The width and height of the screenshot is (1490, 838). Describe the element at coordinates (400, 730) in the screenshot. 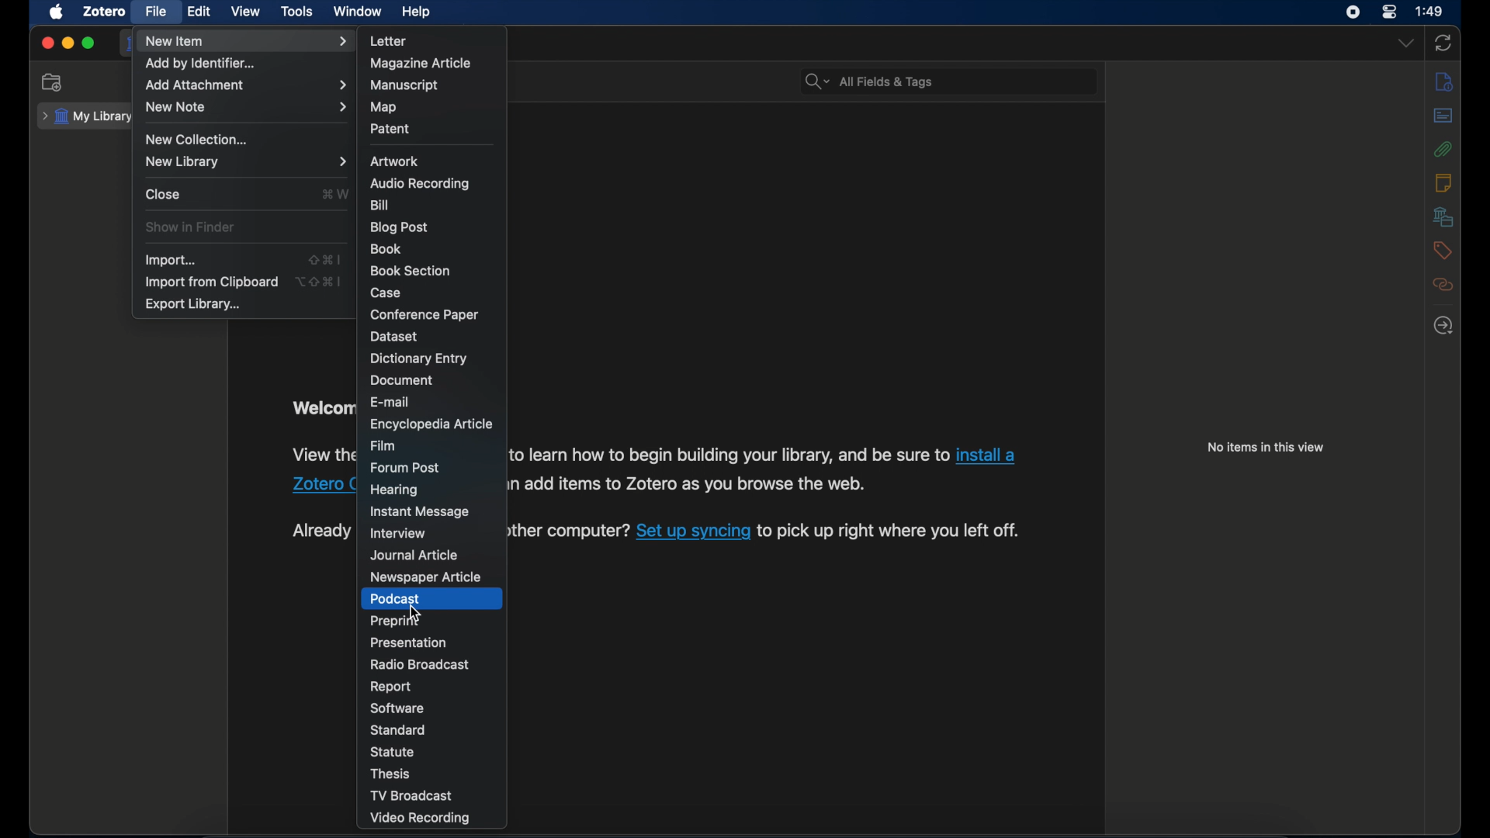

I see `standard` at that location.